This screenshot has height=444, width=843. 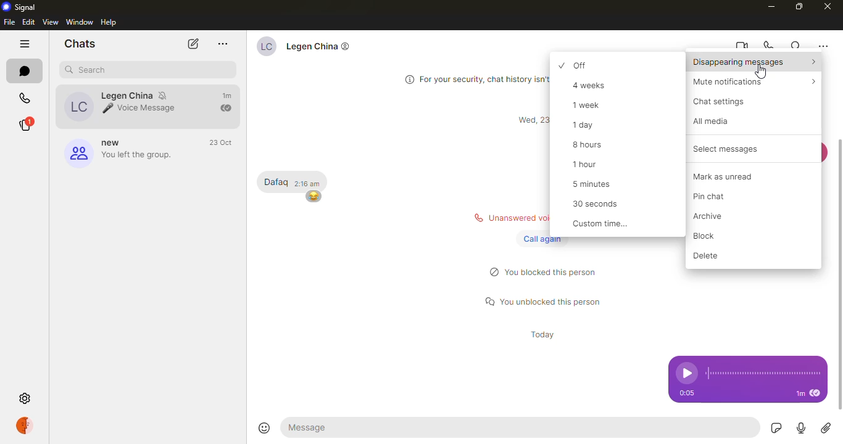 What do you see at coordinates (83, 43) in the screenshot?
I see `chats` at bounding box center [83, 43].